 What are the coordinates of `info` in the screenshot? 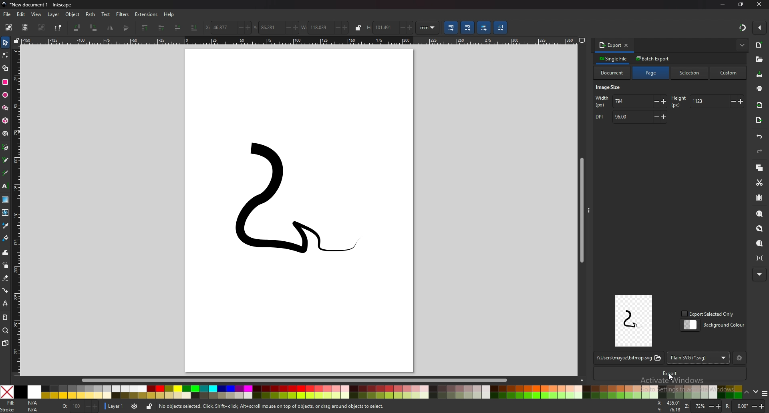 It's located at (272, 407).